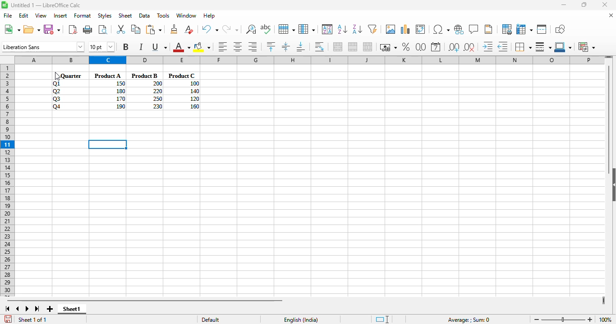 The image size is (616, 324). Describe the element at coordinates (338, 47) in the screenshot. I see `merge and center or unmerge cells depending on the current toggle state` at that location.